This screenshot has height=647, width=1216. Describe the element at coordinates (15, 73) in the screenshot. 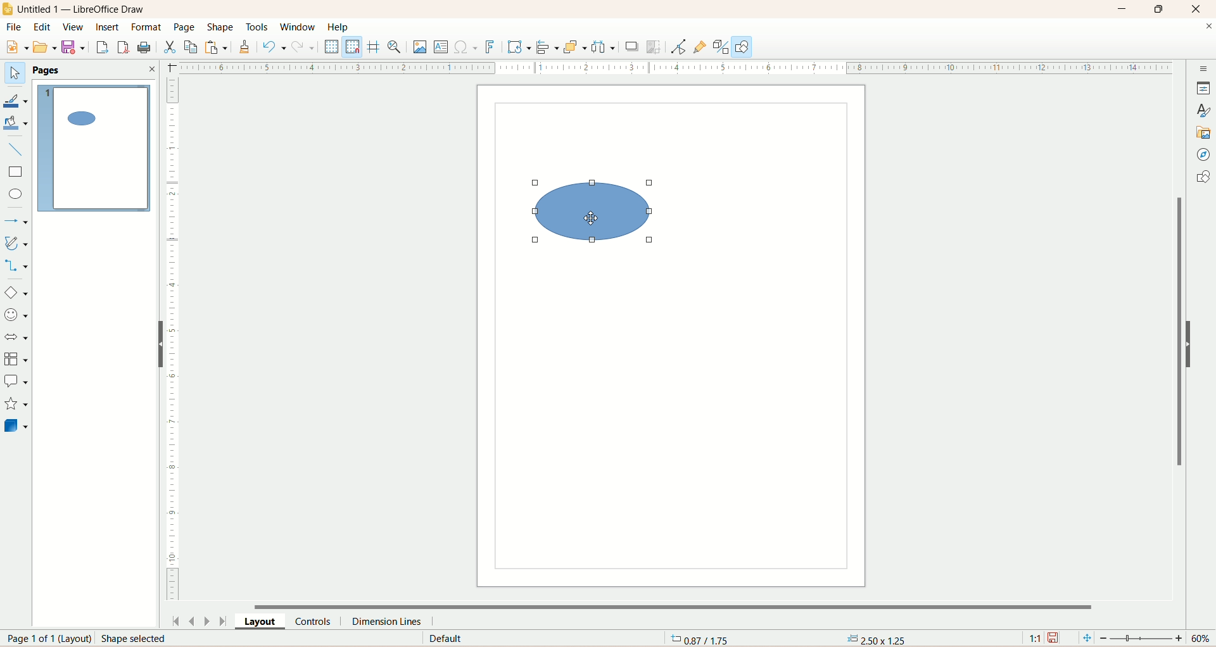

I see `select` at that location.